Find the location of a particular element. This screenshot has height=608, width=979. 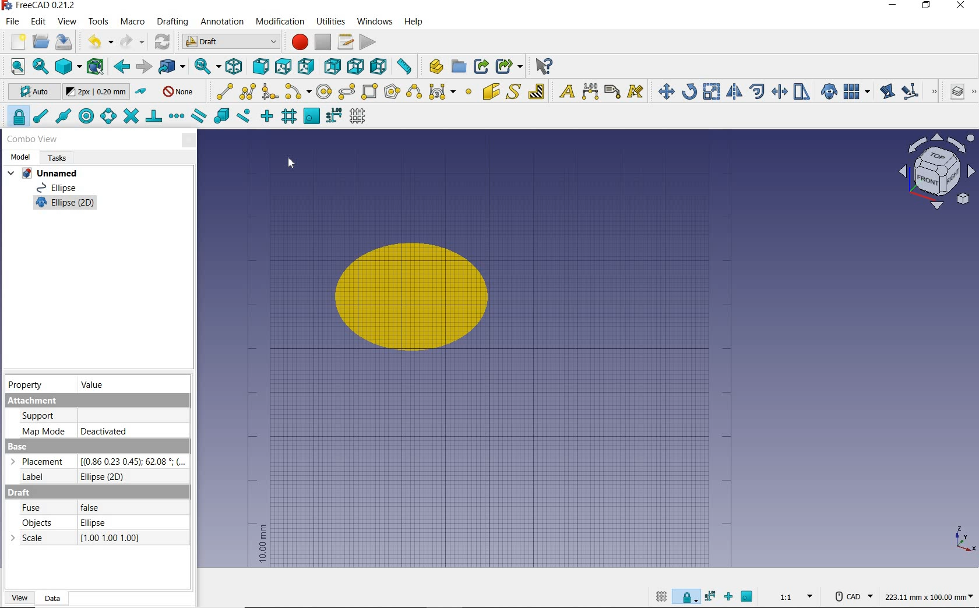

Cursor is located at coordinates (289, 163).